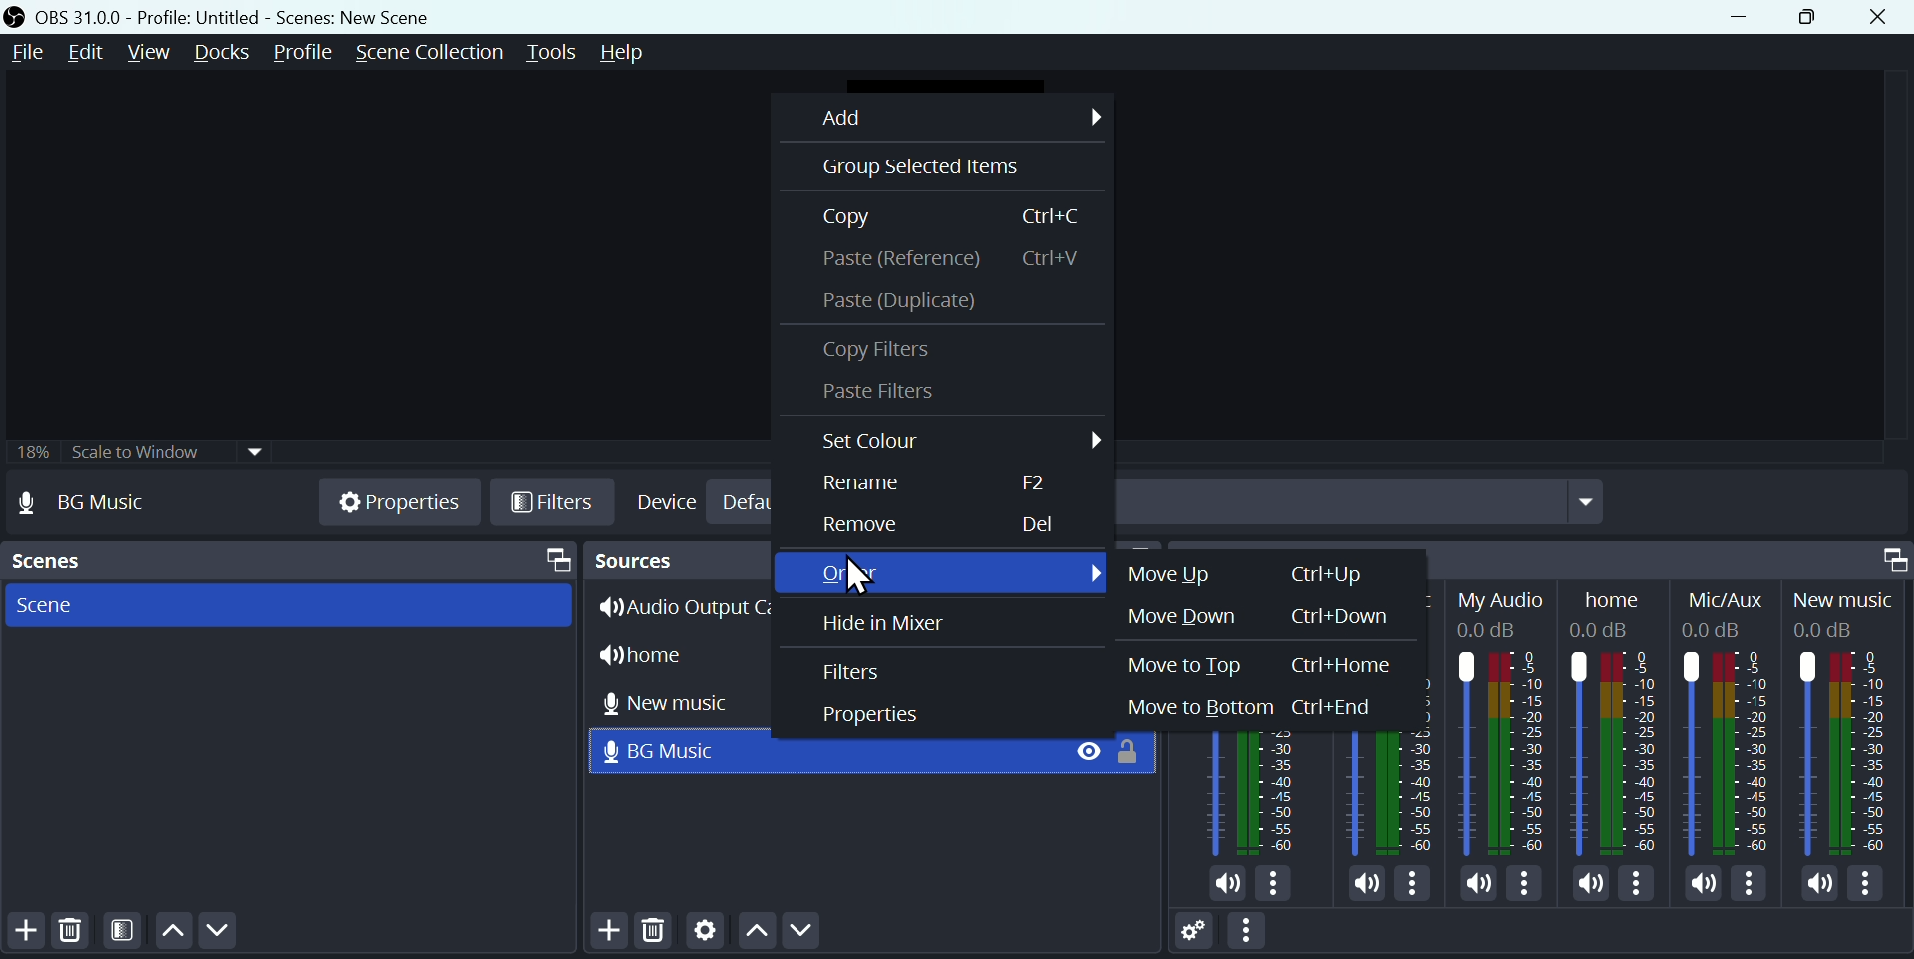  Describe the element at coordinates (93, 54) in the screenshot. I see `Edit` at that location.